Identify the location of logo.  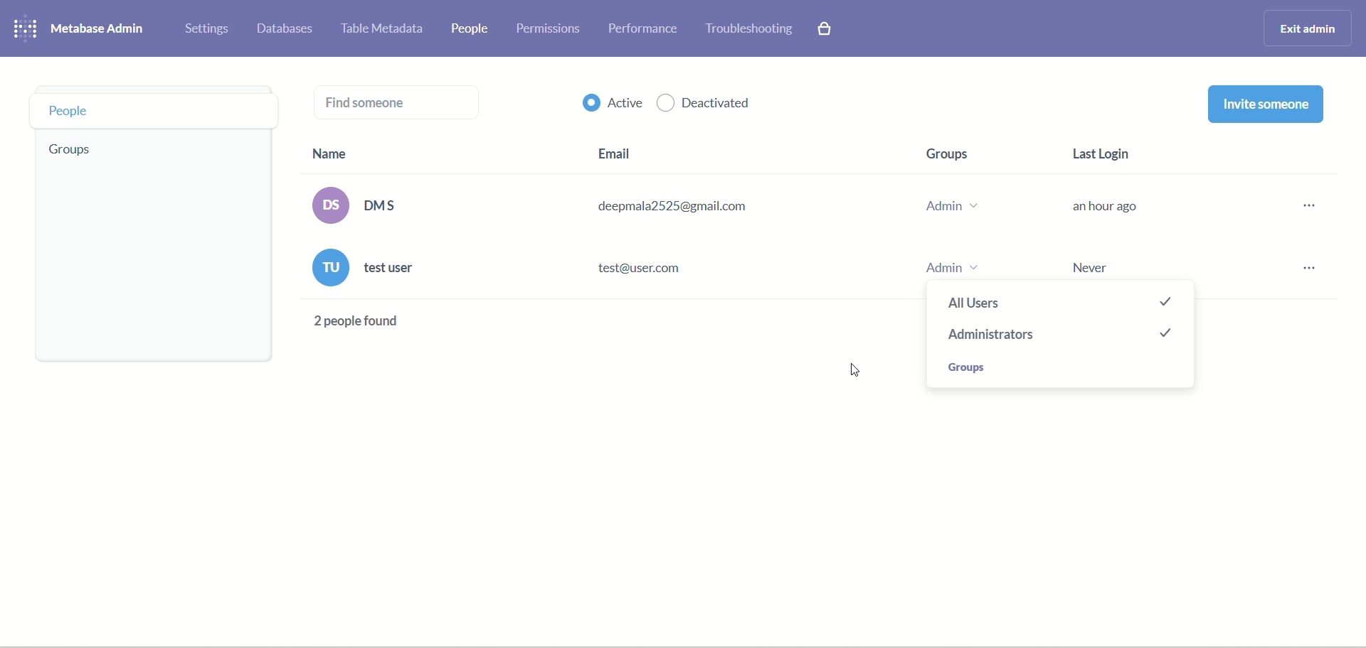
(26, 26).